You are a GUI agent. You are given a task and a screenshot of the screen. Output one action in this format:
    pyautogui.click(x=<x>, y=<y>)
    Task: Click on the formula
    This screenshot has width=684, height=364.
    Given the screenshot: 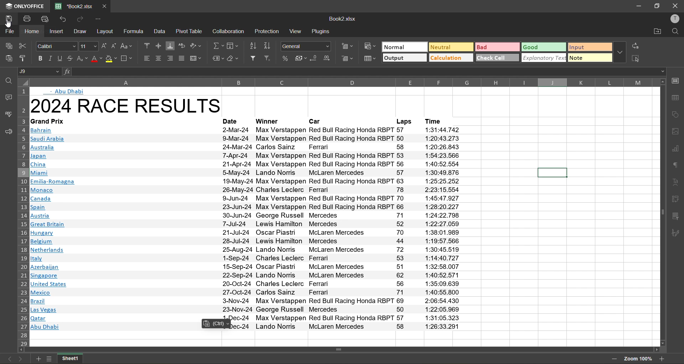 What is the action you would take?
    pyautogui.click(x=135, y=31)
    